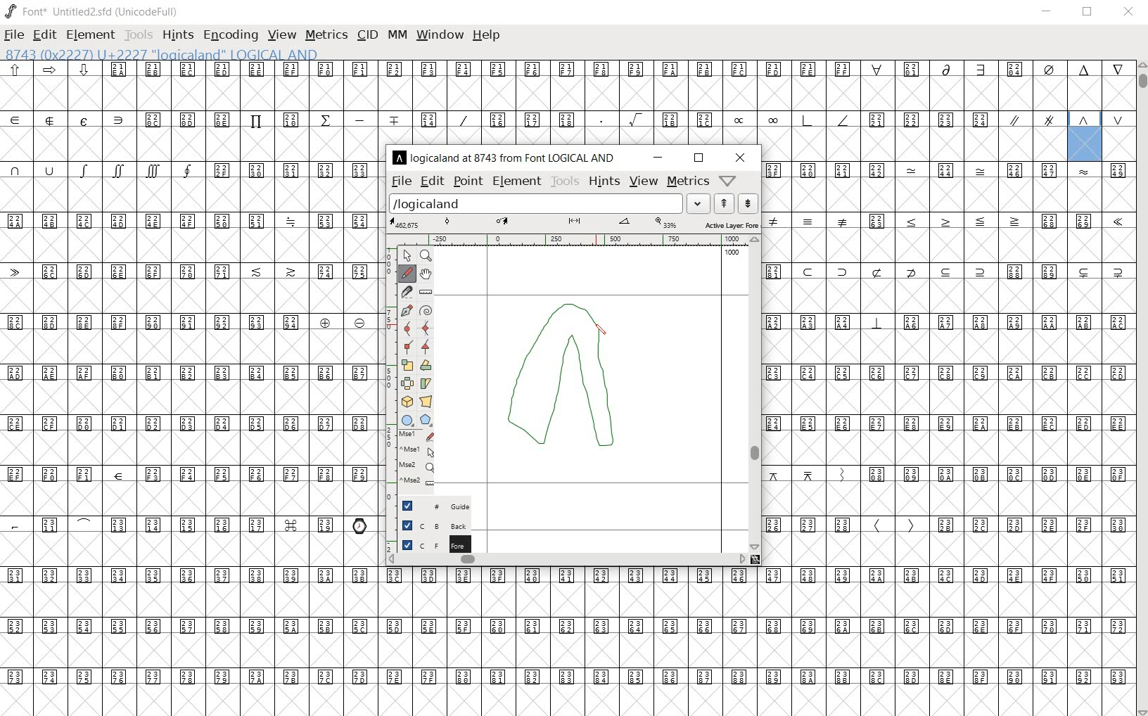 This screenshot has width=1148, height=716. What do you see at coordinates (397, 33) in the screenshot?
I see `mm` at bounding box center [397, 33].